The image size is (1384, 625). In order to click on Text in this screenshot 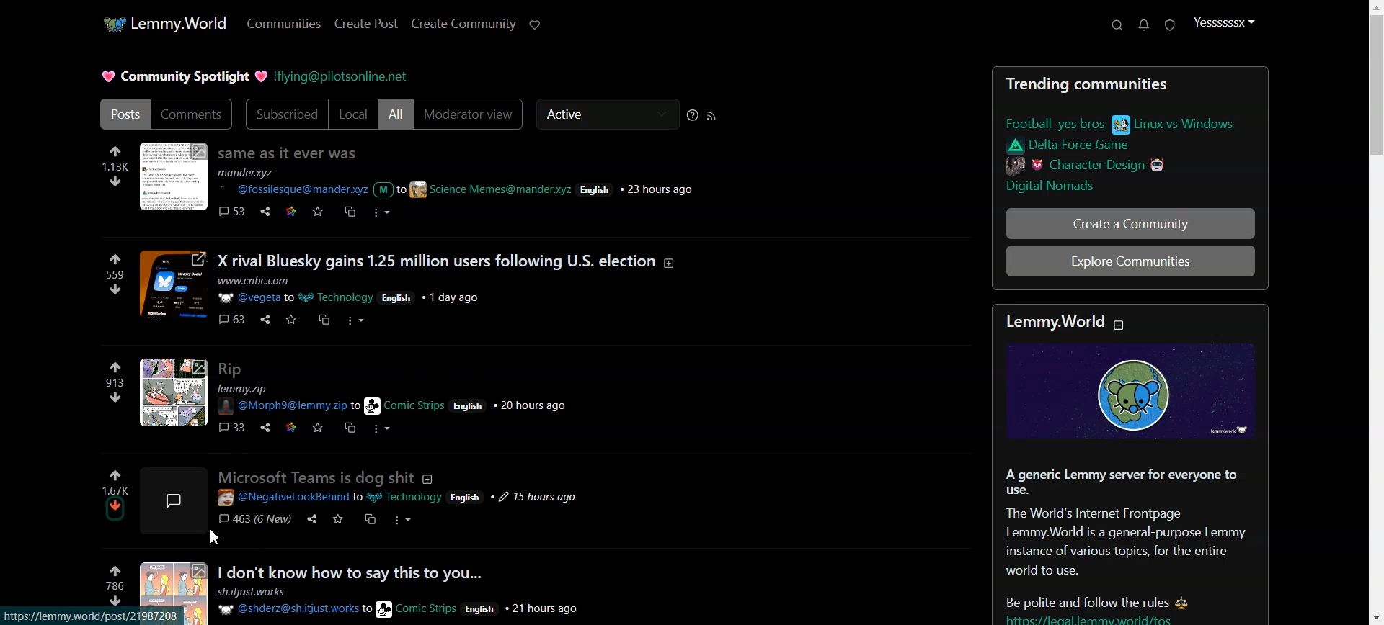, I will do `click(1129, 467)`.